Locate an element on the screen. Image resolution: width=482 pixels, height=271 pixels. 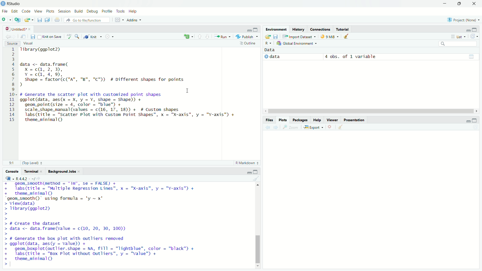
Code is located at coordinates (26, 11).